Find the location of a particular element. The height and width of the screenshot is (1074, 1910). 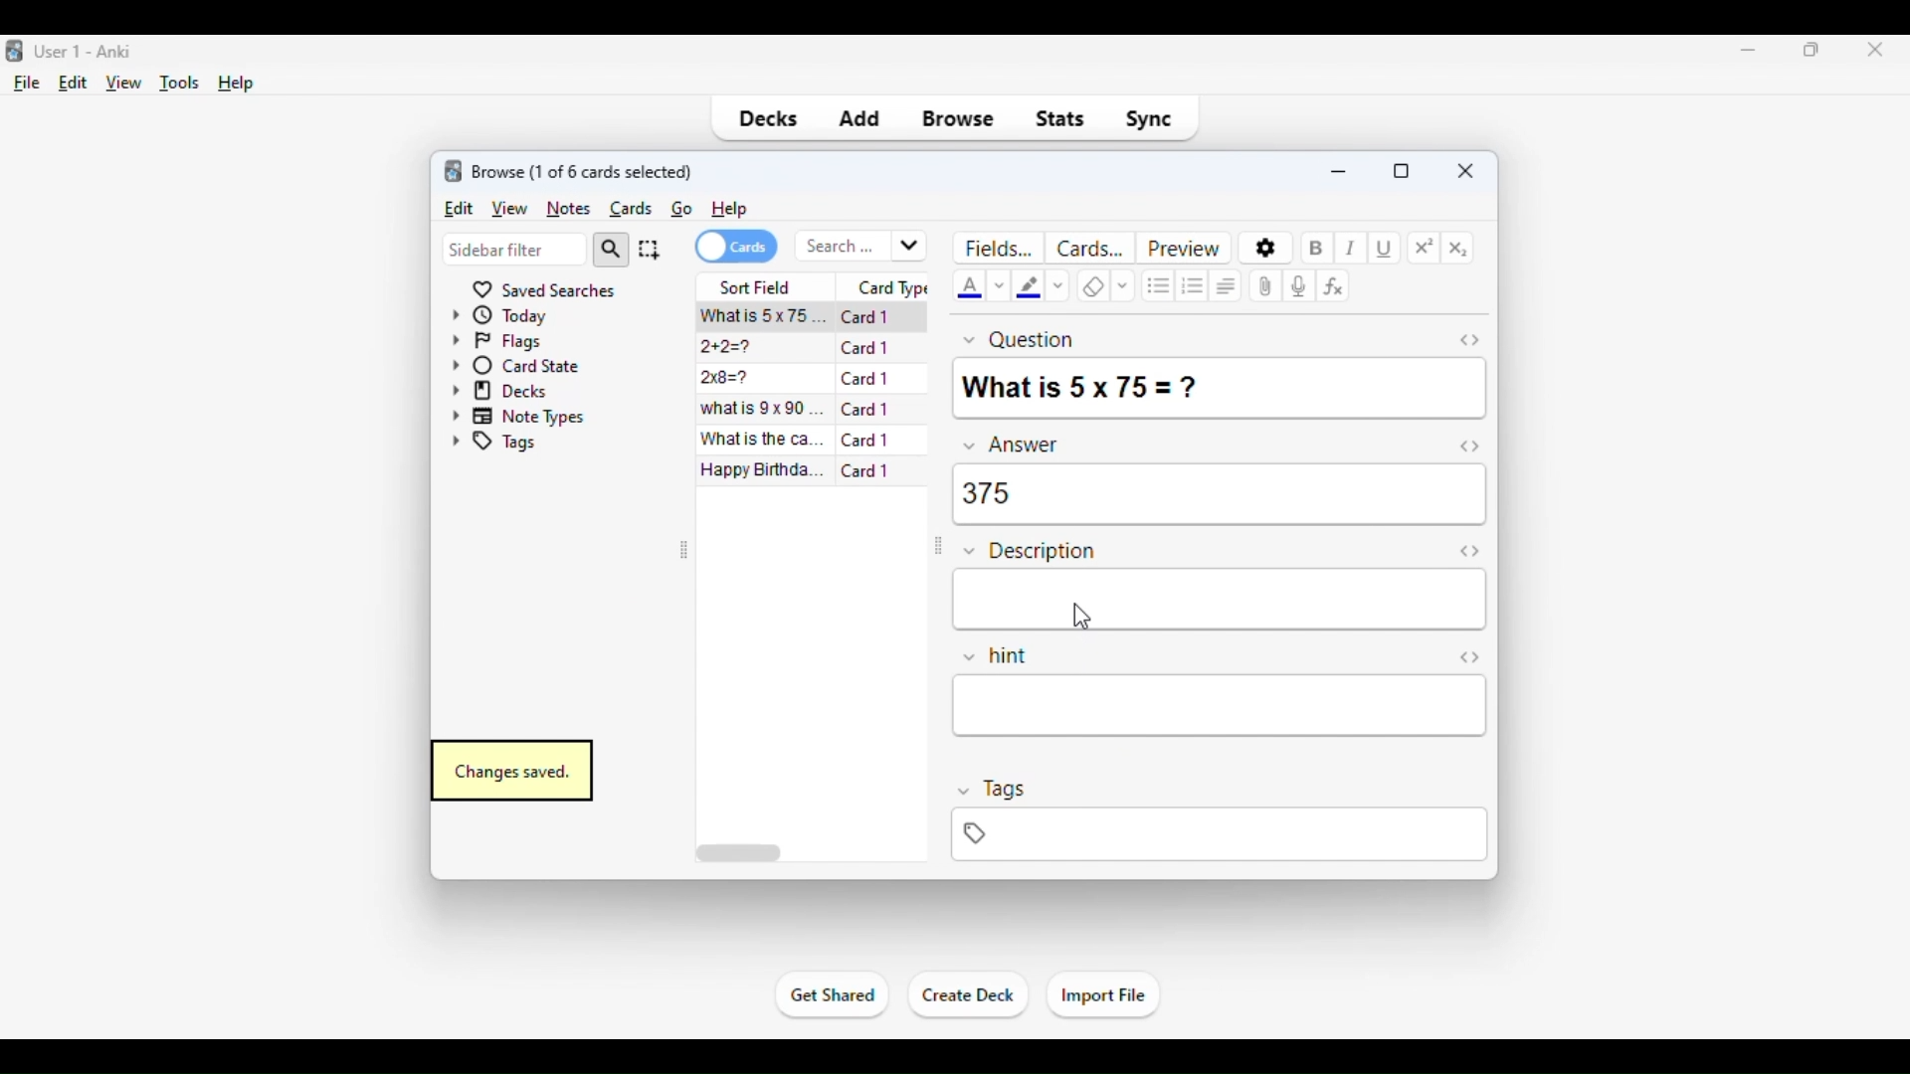

toggle sidebar is located at coordinates (936, 548).